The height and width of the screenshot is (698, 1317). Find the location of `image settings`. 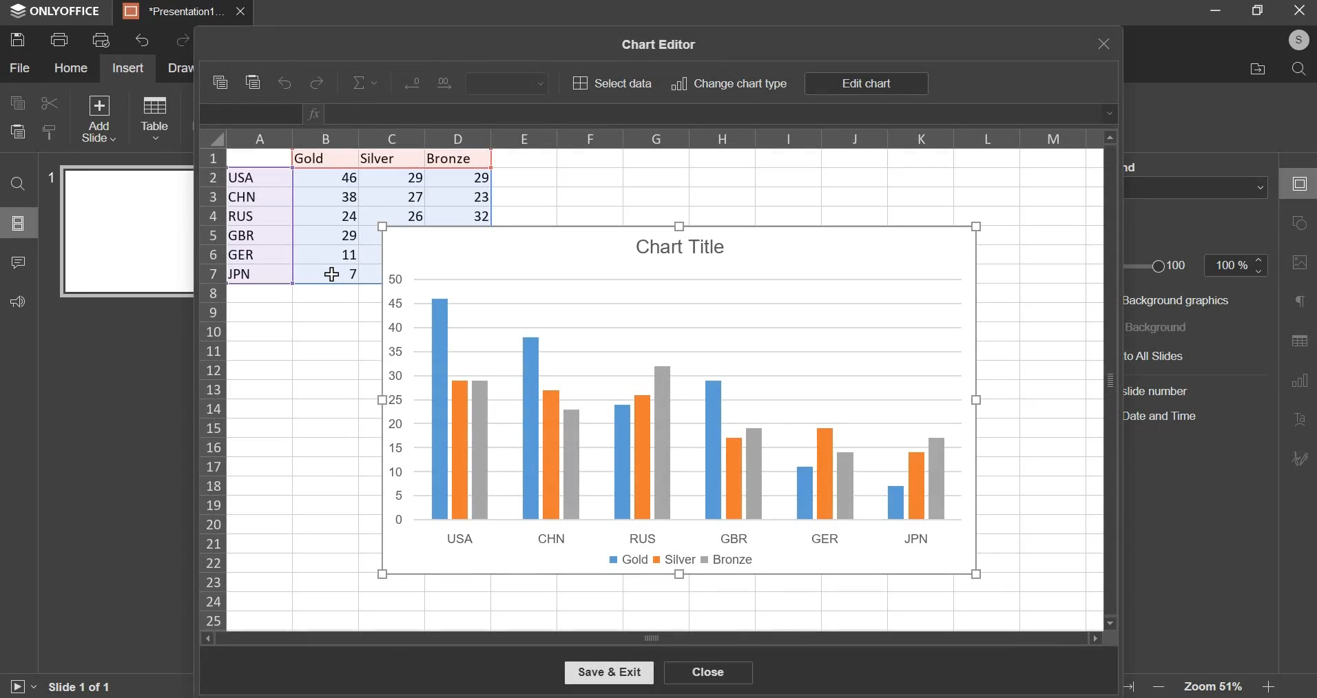

image settings is located at coordinates (1299, 265).